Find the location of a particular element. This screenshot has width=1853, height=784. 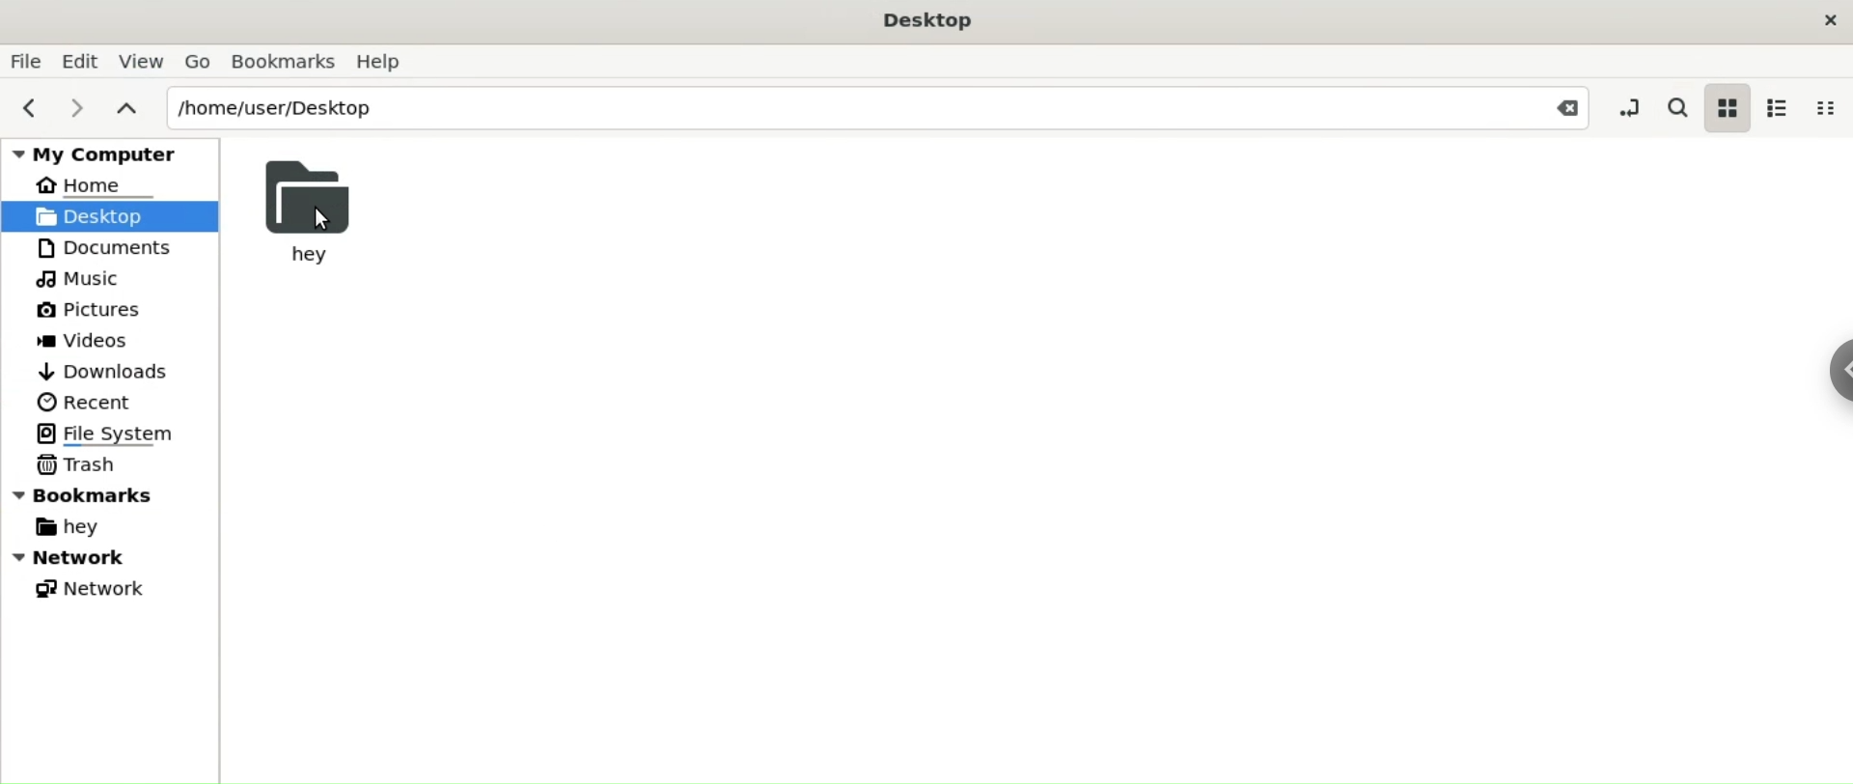

search is located at coordinates (1676, 106).